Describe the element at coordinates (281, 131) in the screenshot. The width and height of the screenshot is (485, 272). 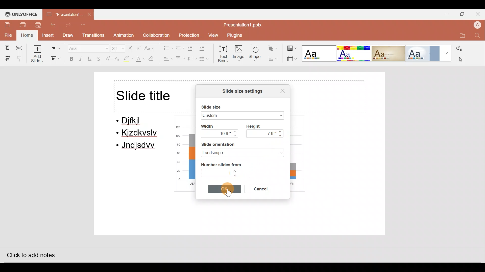
I see `Navigate up` at that location.